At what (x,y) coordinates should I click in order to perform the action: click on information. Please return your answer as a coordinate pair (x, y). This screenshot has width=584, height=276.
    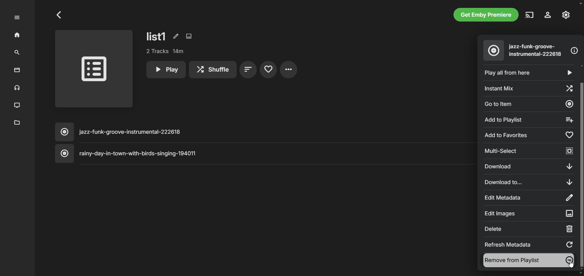
    Looking at the image, I should click on (574, 51).